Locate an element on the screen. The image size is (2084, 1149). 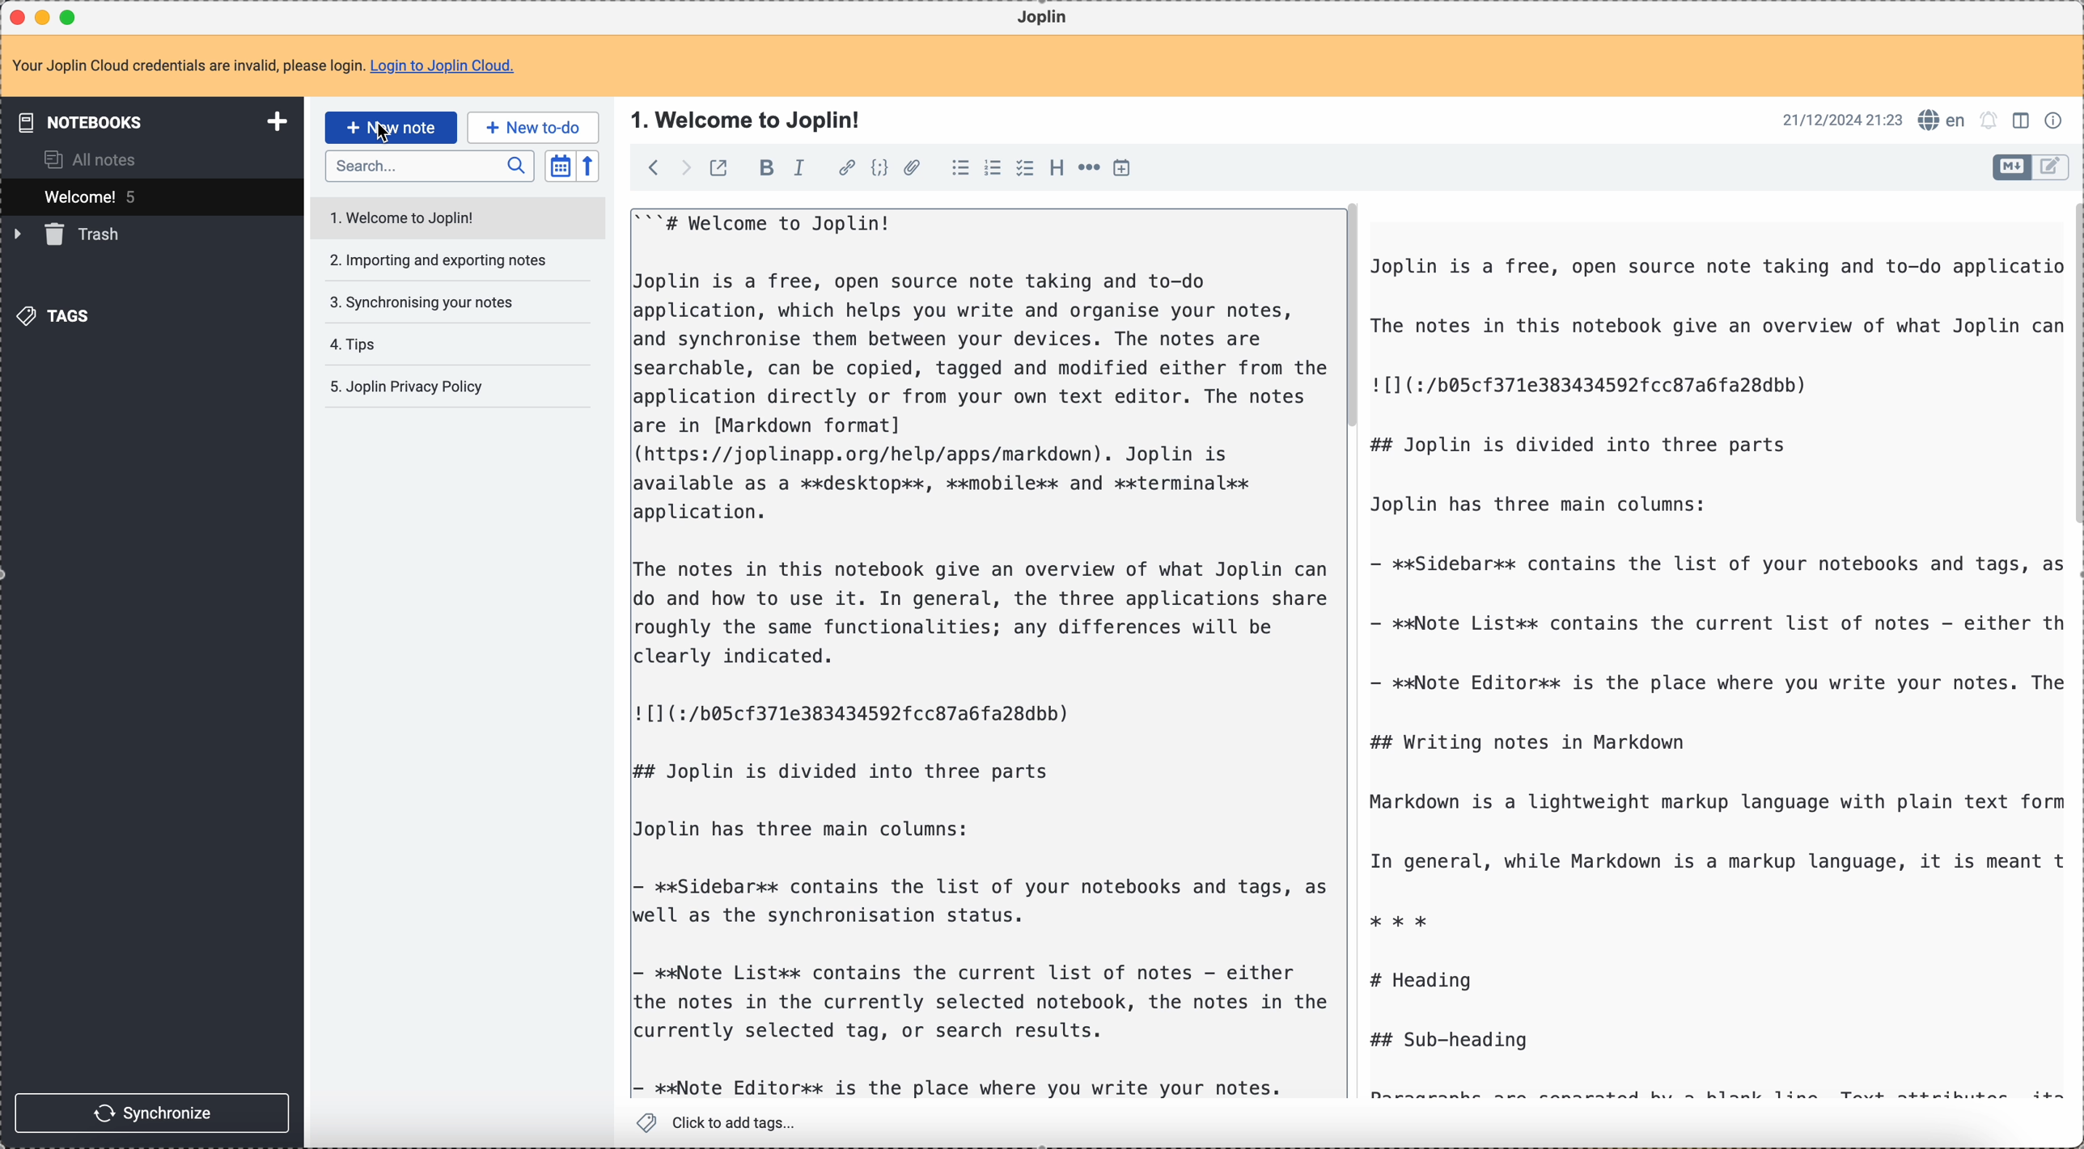
synchronize is located at coordinates (151, 1111).